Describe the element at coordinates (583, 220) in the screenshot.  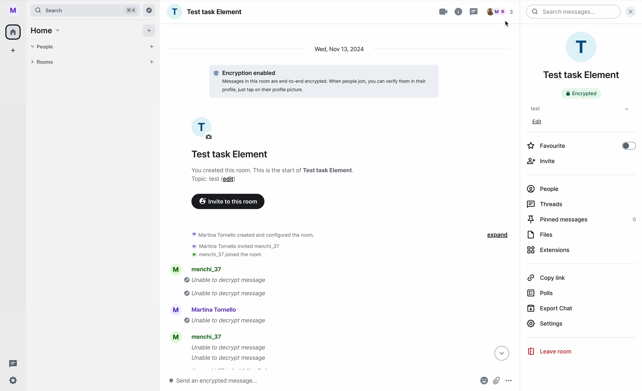
I see `pinned messages 0` at that location.